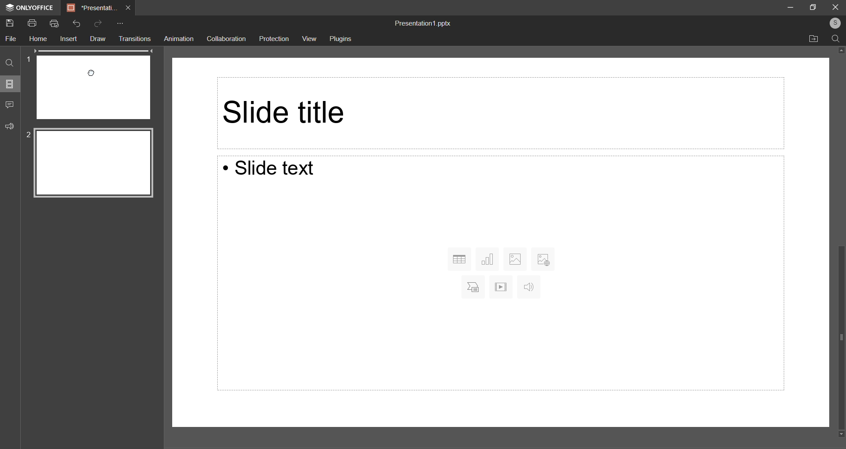 The width and height of the screenshot is (846, 449). Describe the element at coordinates (91, 73) in the screenshot. I see `Cursor` at that location.